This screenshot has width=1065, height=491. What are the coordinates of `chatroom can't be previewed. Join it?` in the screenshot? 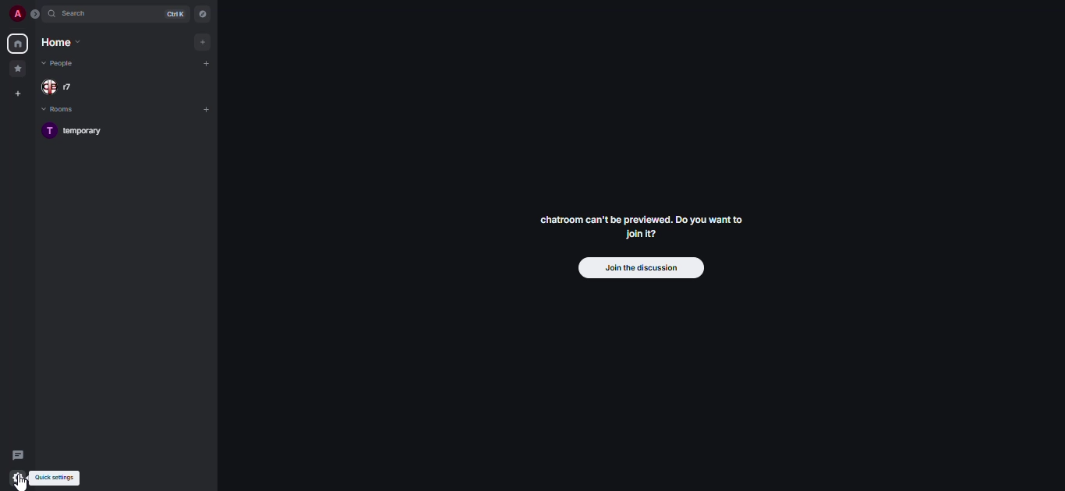 It's located at (640, 226).